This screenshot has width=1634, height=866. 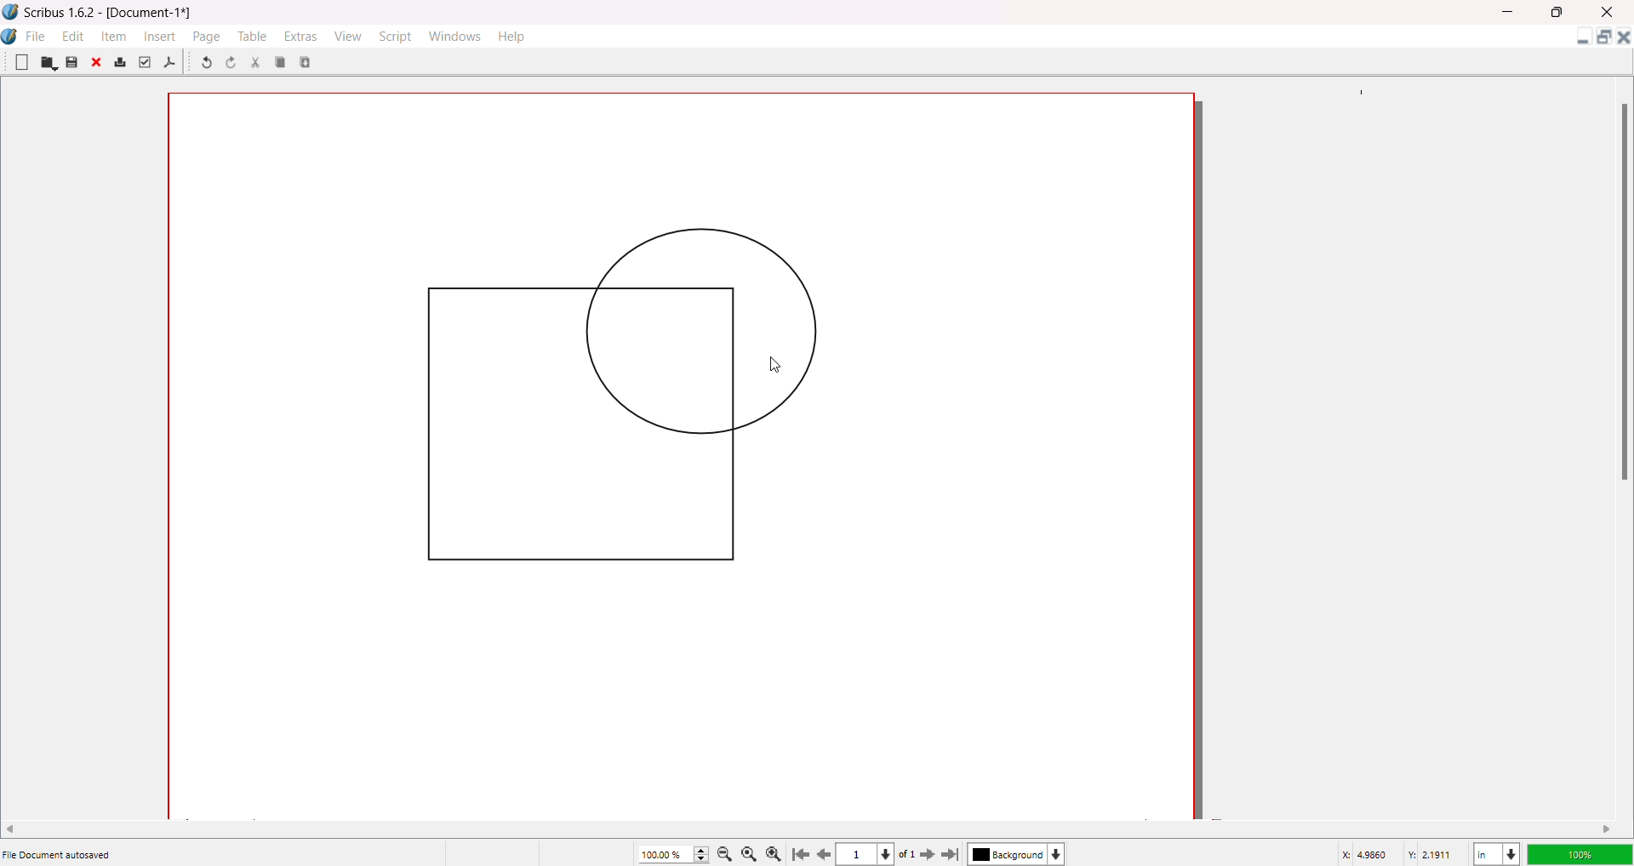 I want to click on Move Left, so click(x=16, y=827).